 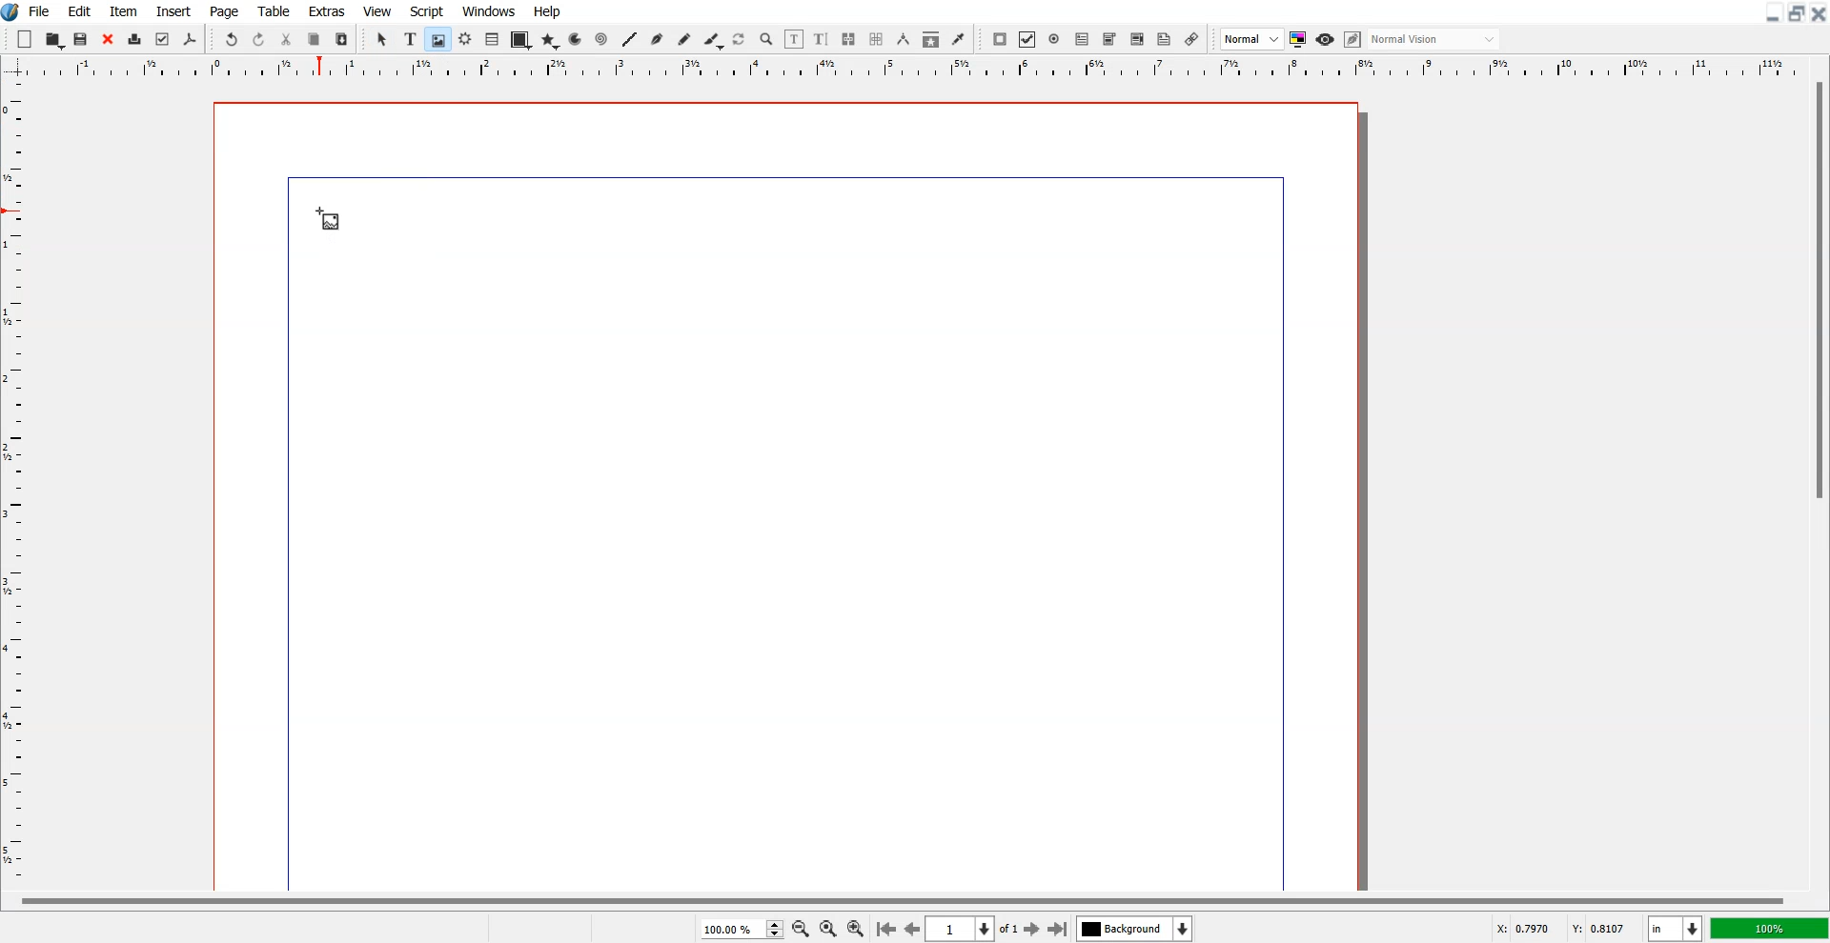 What do you see at coordinates (1676, 928) in the screenshot?
I see `Measurement in inches` at bounding box center [1676, 928].